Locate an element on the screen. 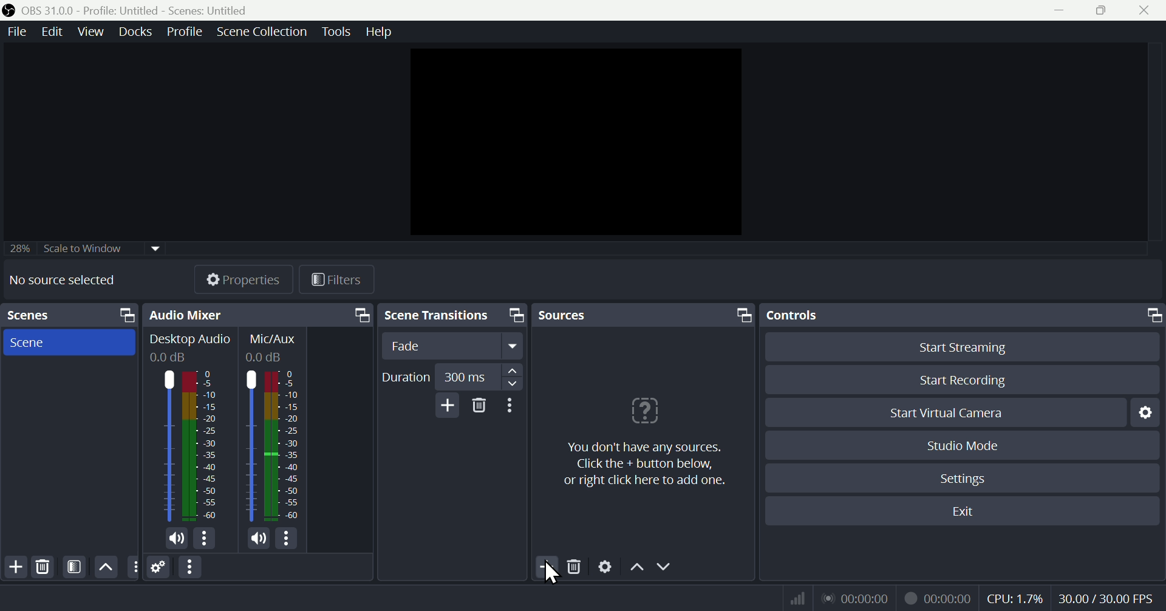  Bitrate is located at coordinates (796, 597).